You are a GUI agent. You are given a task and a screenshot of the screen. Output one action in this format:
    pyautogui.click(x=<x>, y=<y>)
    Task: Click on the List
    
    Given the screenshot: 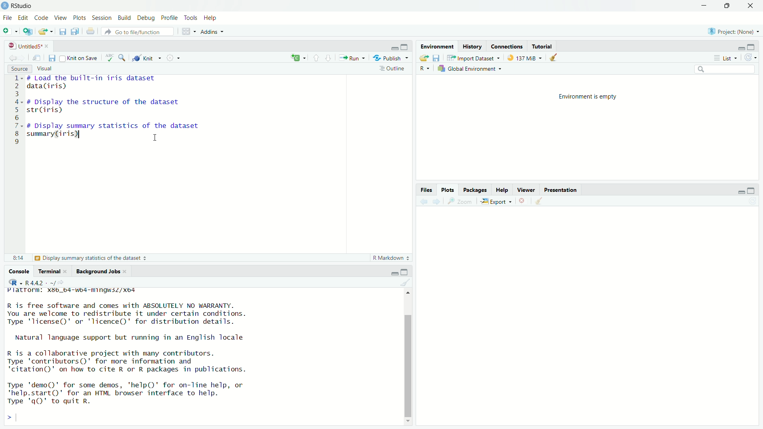 What is the action you would take?
    pyautogui.click(x=724, y=57)
    